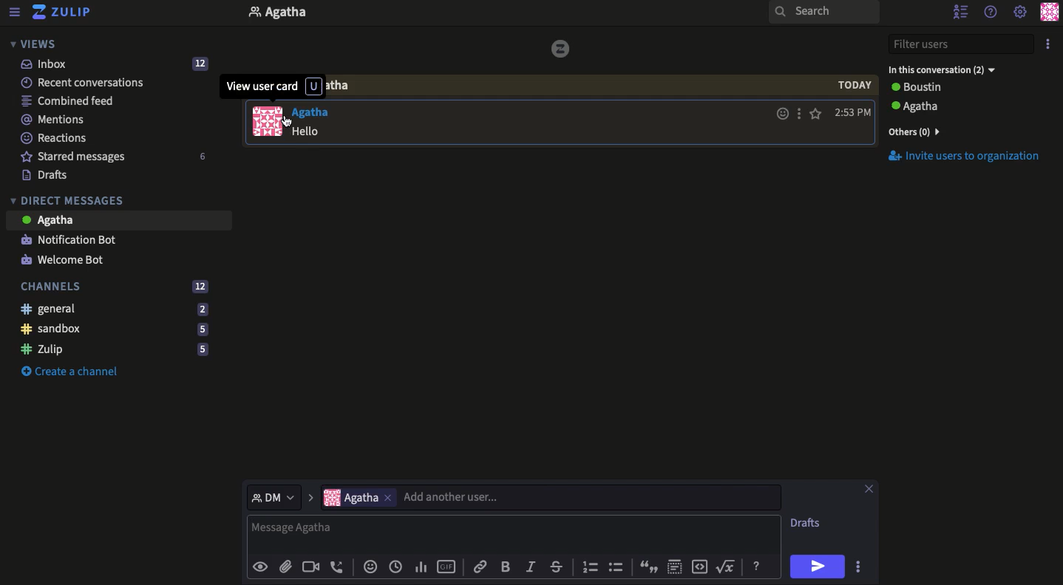  I want to click on Message, so click(325, 133).